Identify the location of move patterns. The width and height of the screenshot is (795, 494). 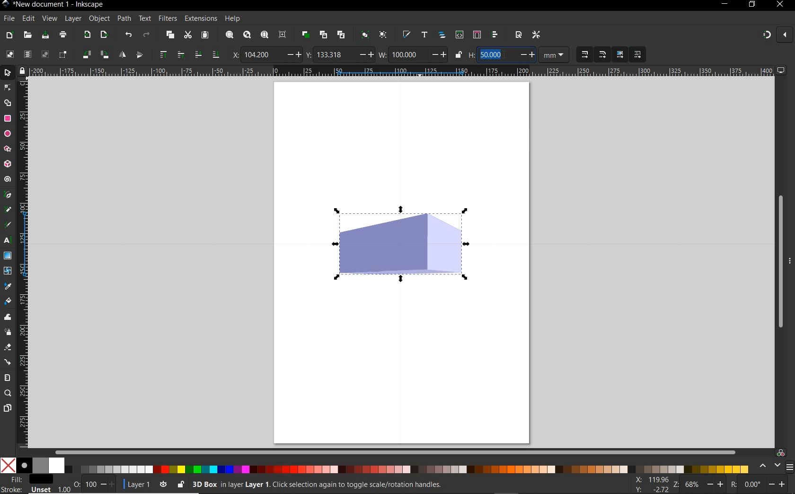
(636, 55).